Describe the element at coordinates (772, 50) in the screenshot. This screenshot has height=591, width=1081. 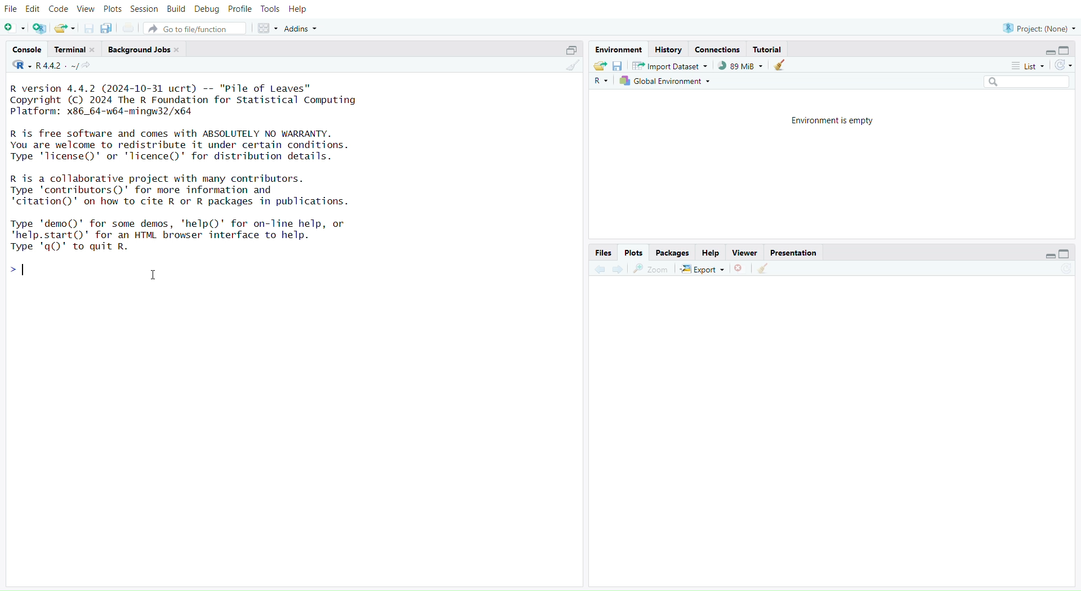
I see `Tutorial` at that location.